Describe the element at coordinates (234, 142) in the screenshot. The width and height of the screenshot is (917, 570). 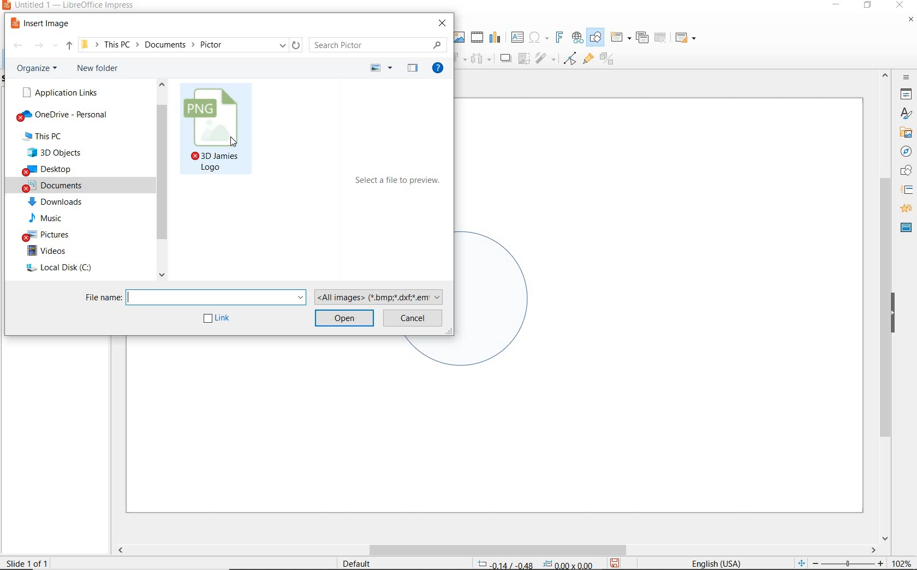
I see `Cursor` at that location.